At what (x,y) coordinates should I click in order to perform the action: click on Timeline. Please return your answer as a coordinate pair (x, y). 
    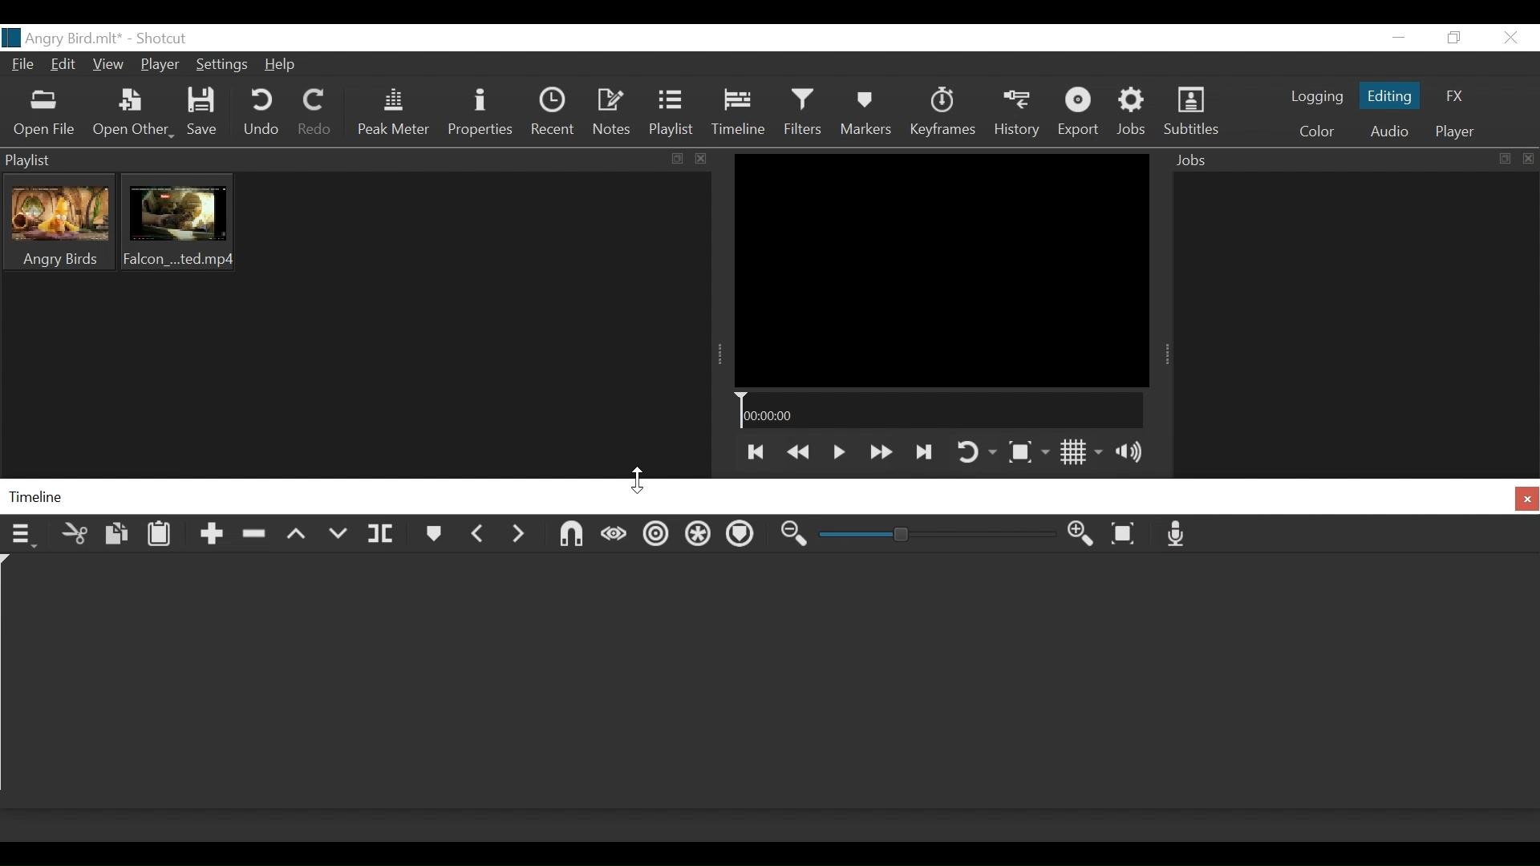
    Looking at the image, I should click on (939, 411).